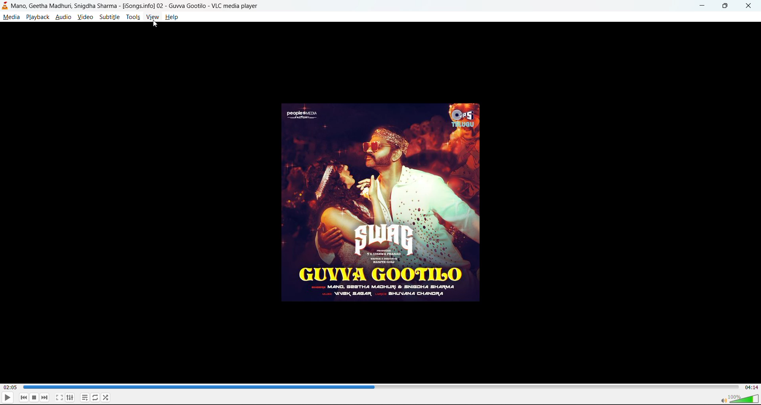 This screenshot has width=761, height=405. What do you see at coordinates (45, 397) in the screenshot?
I see `next` at bounding box center [45, 397].